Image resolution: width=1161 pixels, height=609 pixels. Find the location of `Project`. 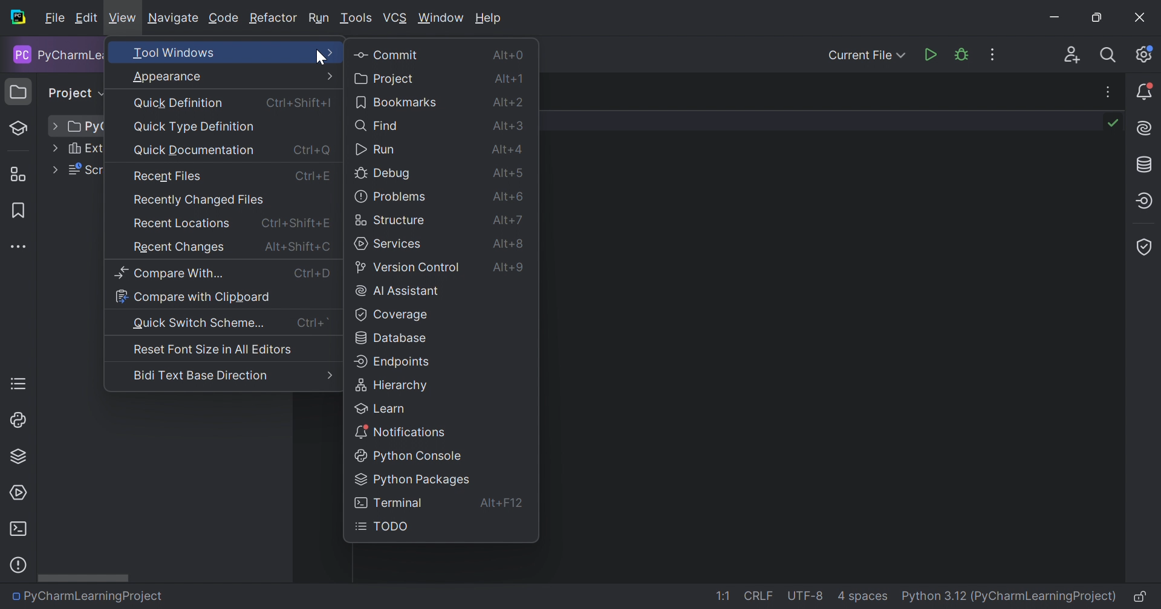

Project is located at coordinates (20, 91).